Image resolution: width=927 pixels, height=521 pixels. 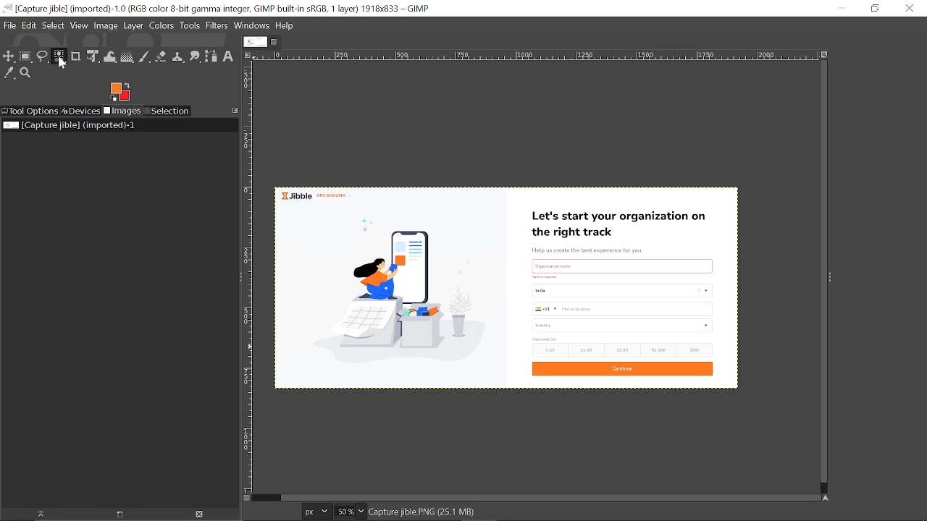 I want to click on Vertical label, so click(x=251, y=278).